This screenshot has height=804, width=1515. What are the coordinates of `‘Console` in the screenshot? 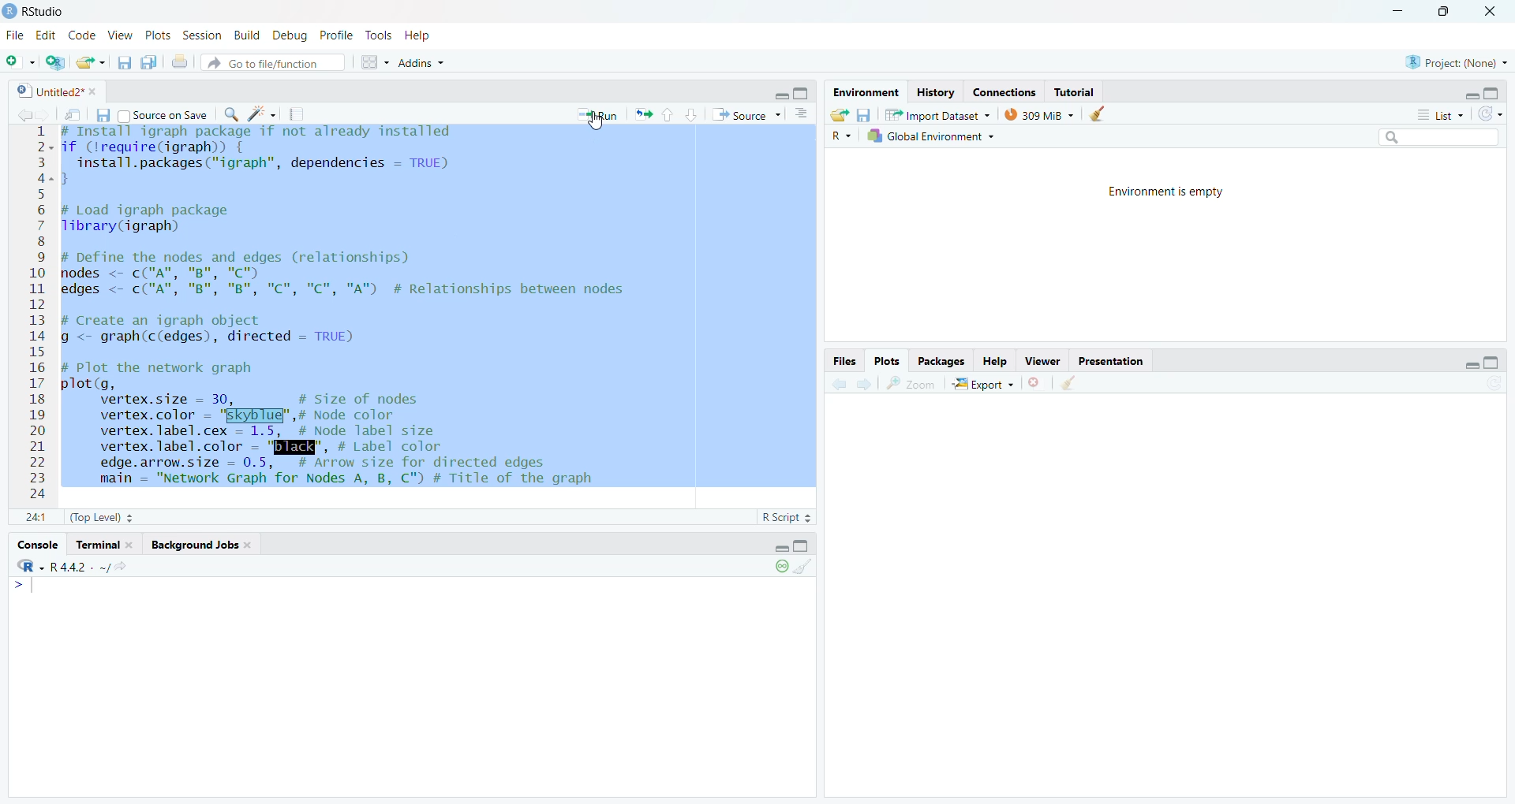 It's located at (37, 543).